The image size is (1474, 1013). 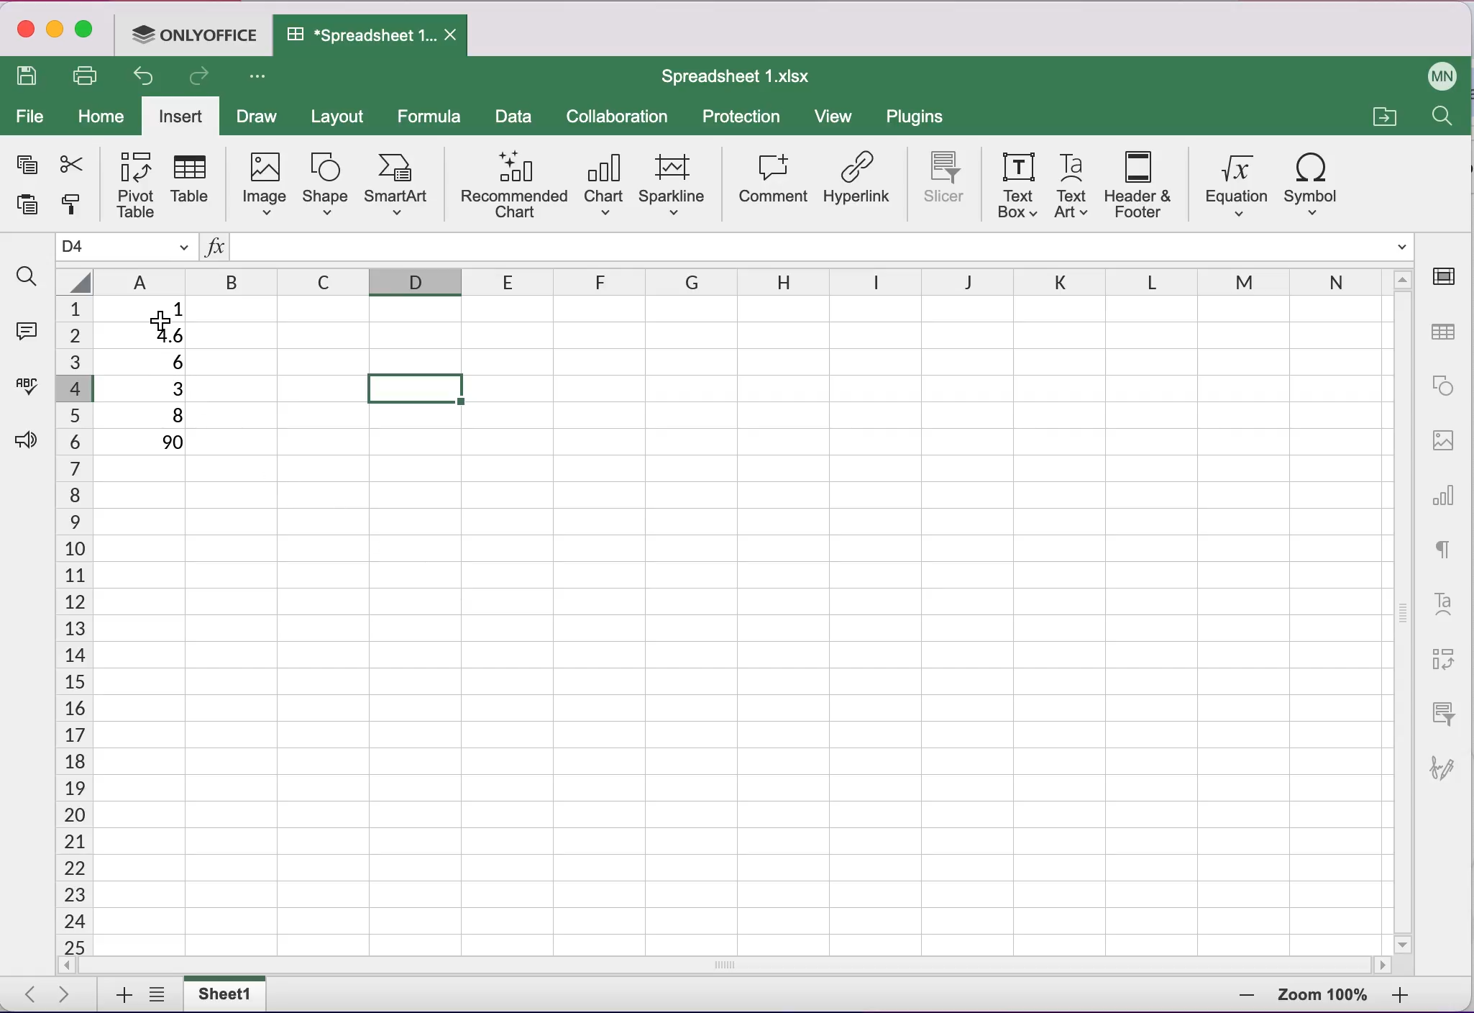 What do you see at coordinates (836, 247) in the screenshot?
I see `Formula bar` at bounding box center [836, 247].